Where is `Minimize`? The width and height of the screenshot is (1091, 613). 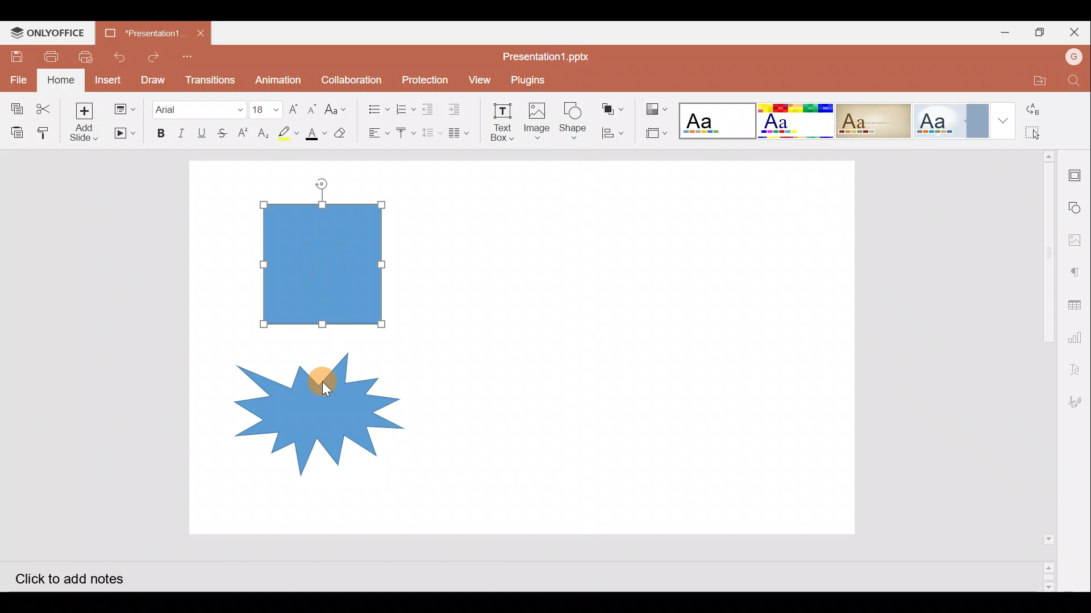
Minimize is located at coordinates (1002, 33).